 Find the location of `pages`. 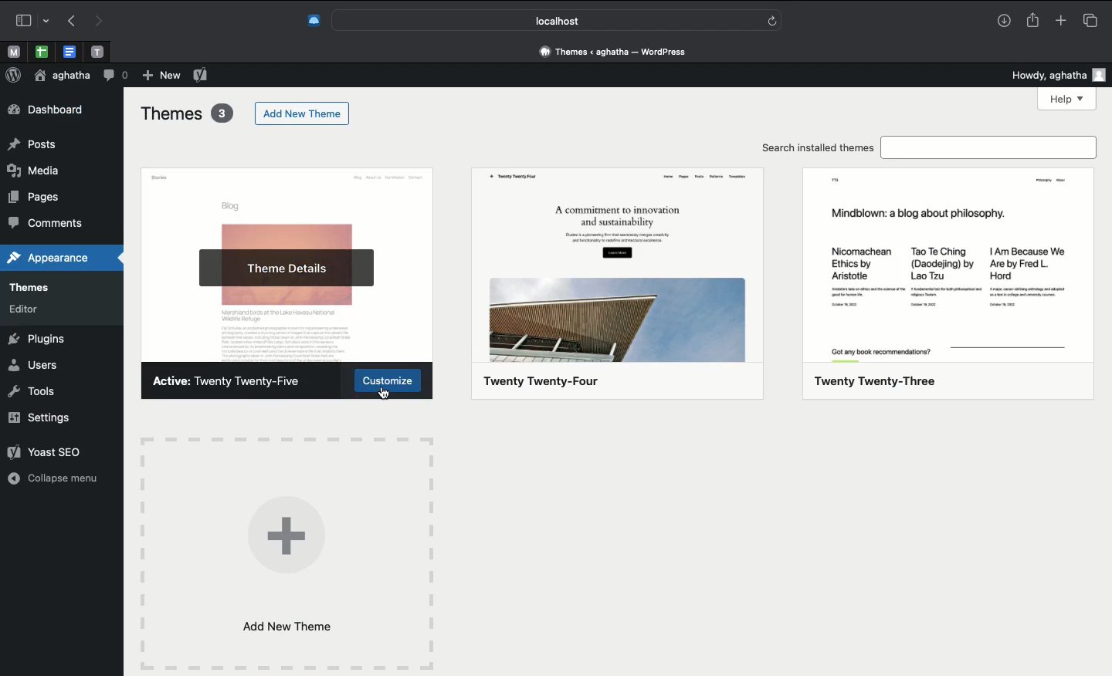

pages is located at coordinates (29, 199).